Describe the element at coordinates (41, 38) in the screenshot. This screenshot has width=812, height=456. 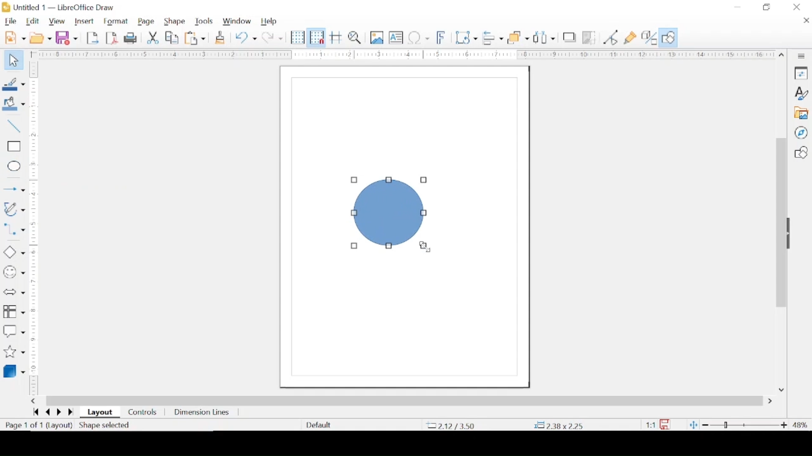
I see `open` at that location.